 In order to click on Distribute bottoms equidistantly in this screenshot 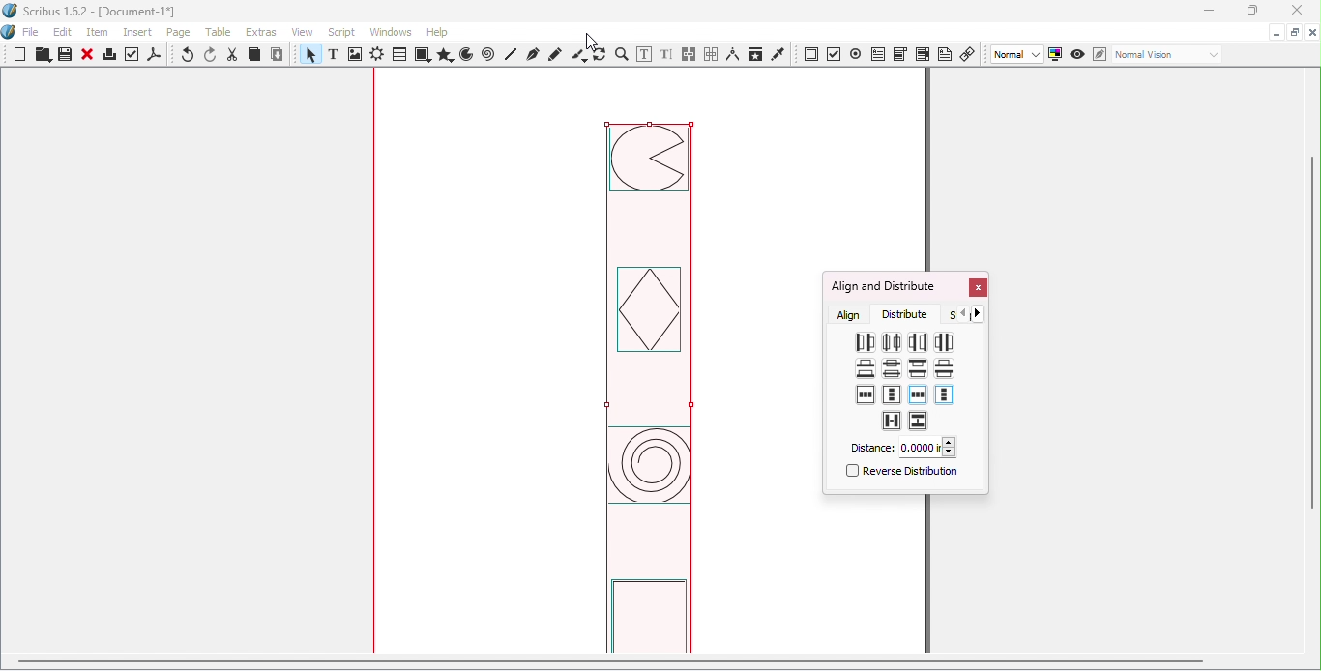, I will do `click(866, 368)`.